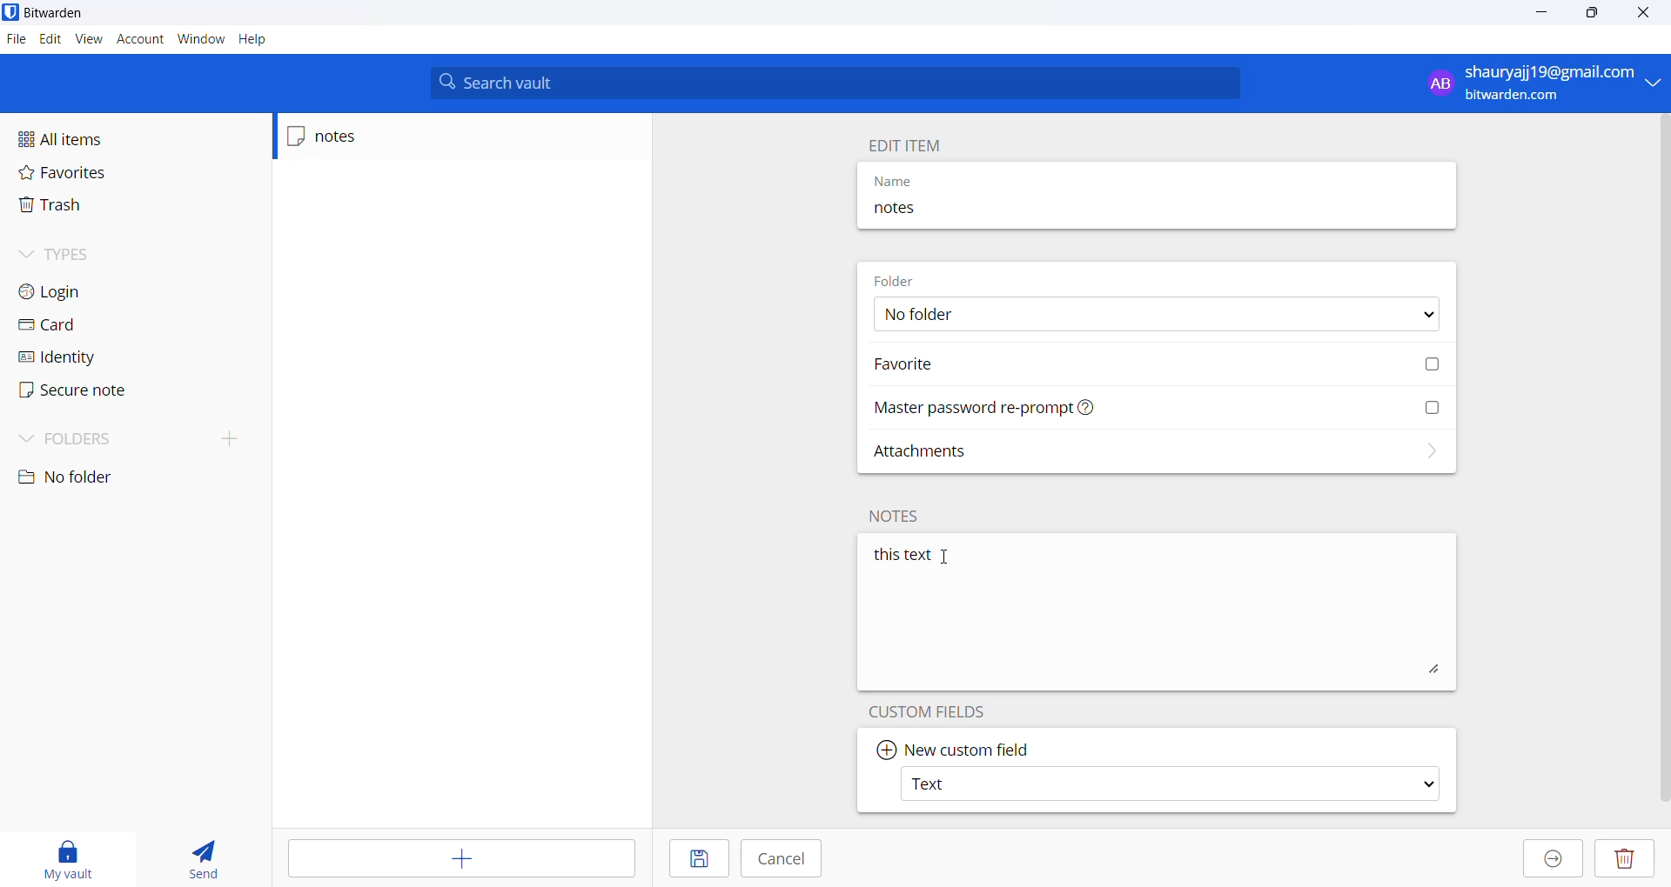 The width and height of the screenshot is (1671, 887). What do you see at coordinates (77, 206) in the screenshot?
I see `trash` at bounding box center [77, 206].